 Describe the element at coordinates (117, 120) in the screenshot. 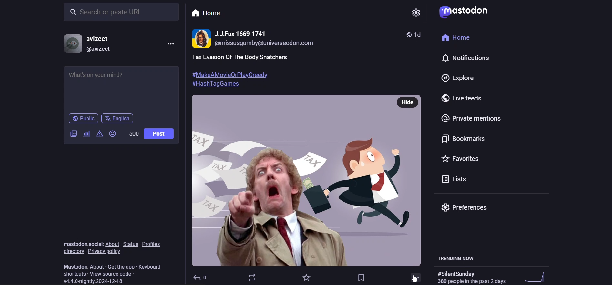

I see `english` at that location.